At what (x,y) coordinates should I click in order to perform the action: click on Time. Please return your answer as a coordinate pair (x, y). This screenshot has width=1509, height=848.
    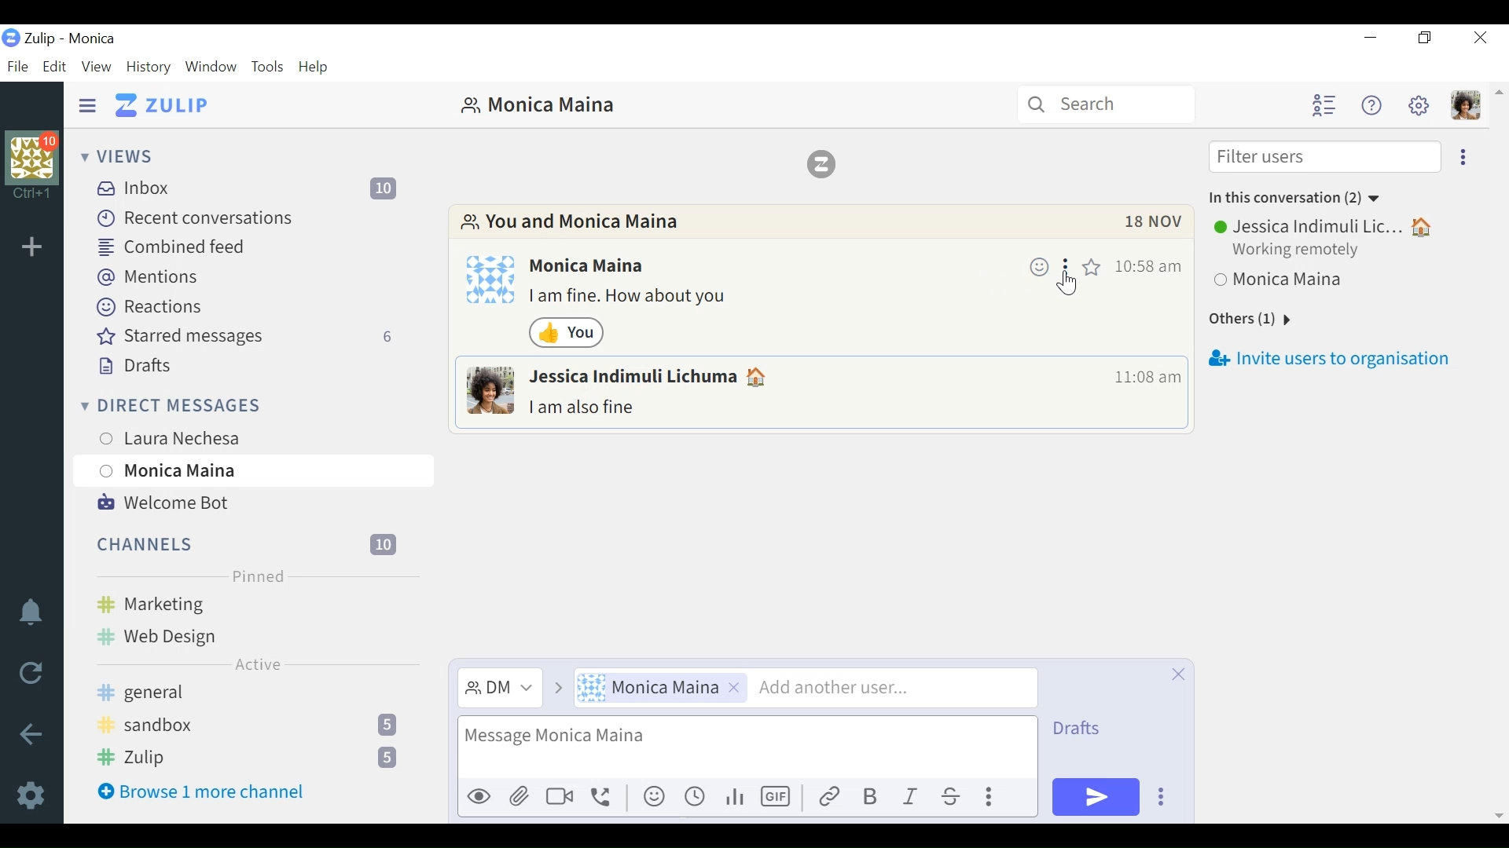
    Looking at the image, I should click on (1147, 266).